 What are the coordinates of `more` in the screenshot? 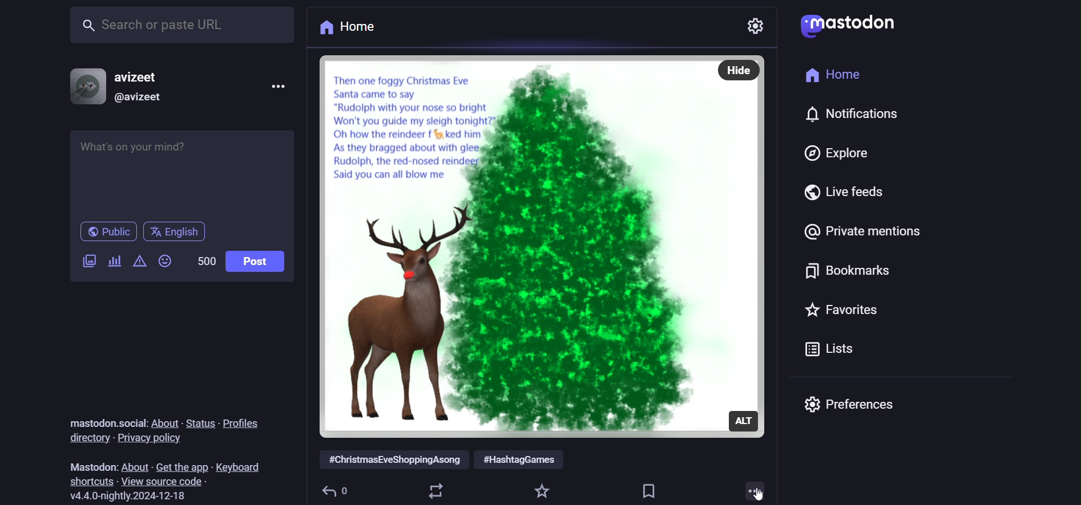 It's located at (757, 487).